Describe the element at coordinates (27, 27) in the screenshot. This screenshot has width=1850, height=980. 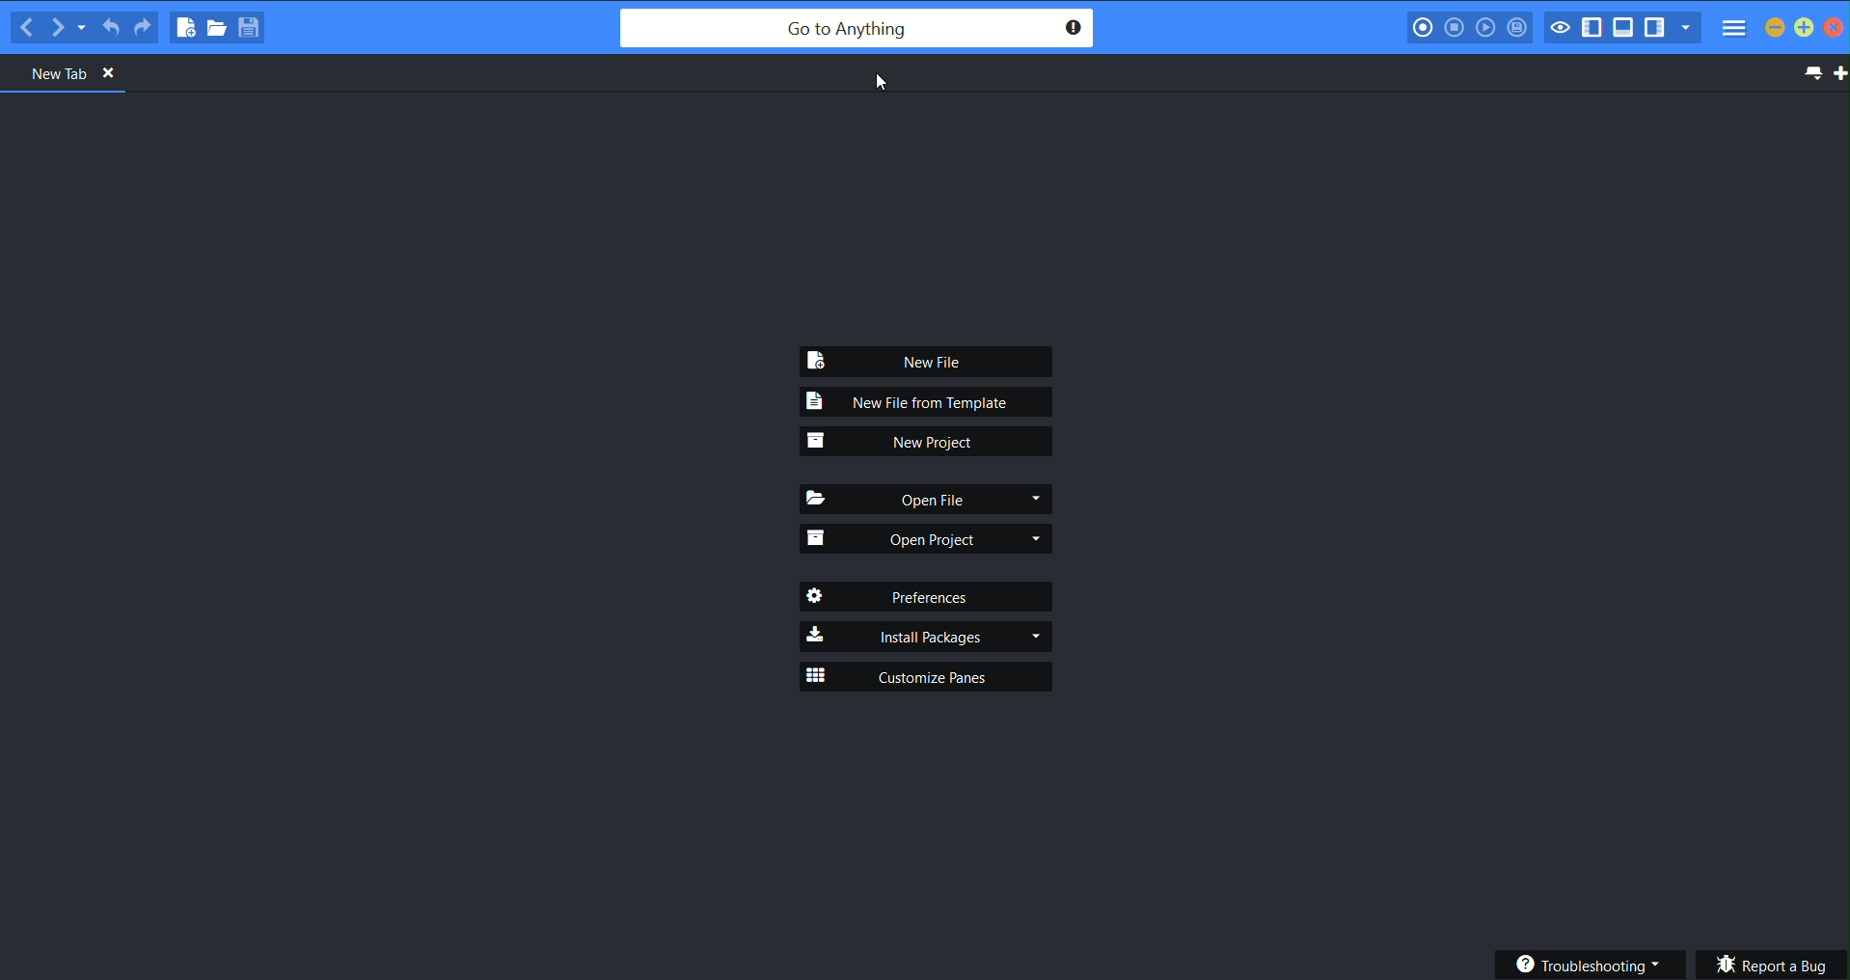
I see `go back` at that location.